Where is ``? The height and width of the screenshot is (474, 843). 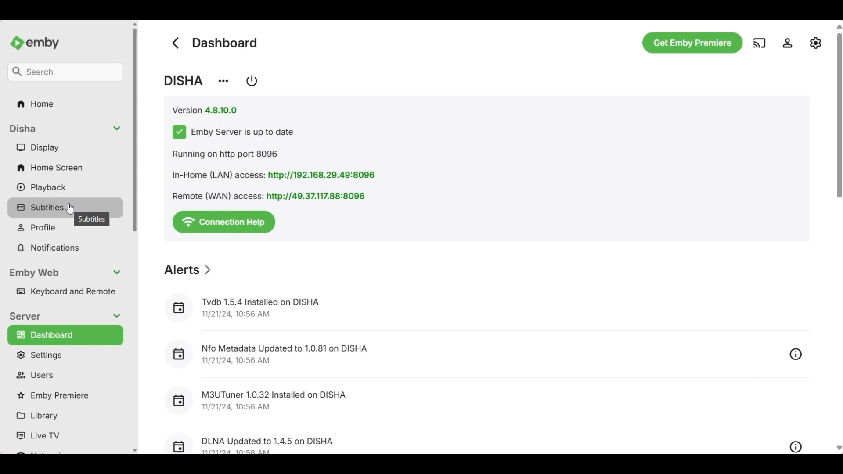
 is located at coordinates (796, 447).